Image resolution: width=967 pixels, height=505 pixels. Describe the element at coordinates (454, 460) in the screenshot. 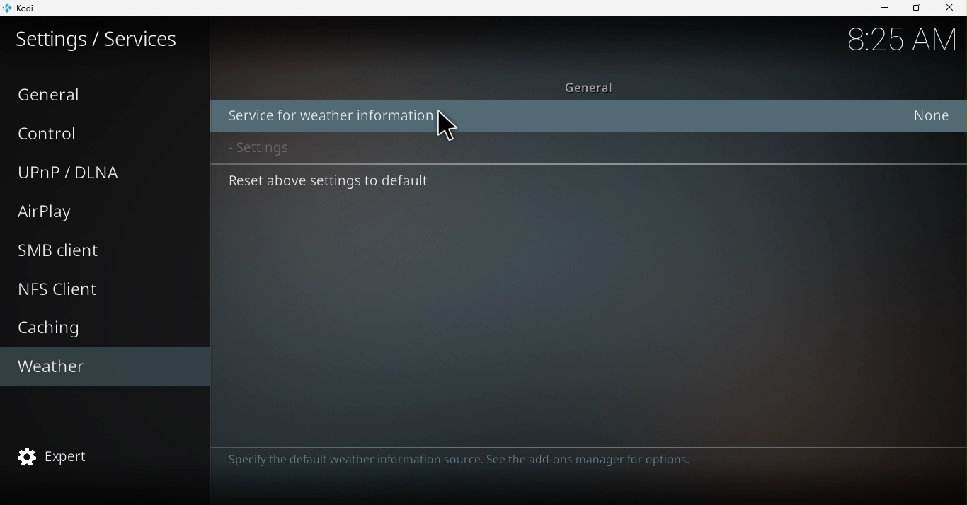

I see `Specify the default weather information source. See the add-ons manager for options.` at that location.